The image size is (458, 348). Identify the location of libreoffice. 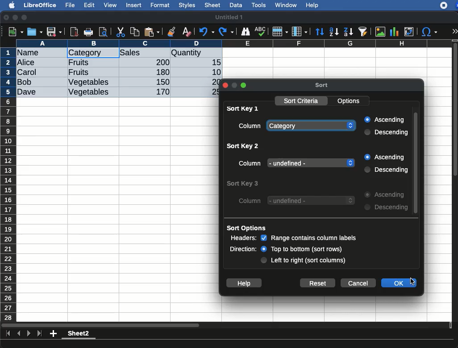
(41, 5).